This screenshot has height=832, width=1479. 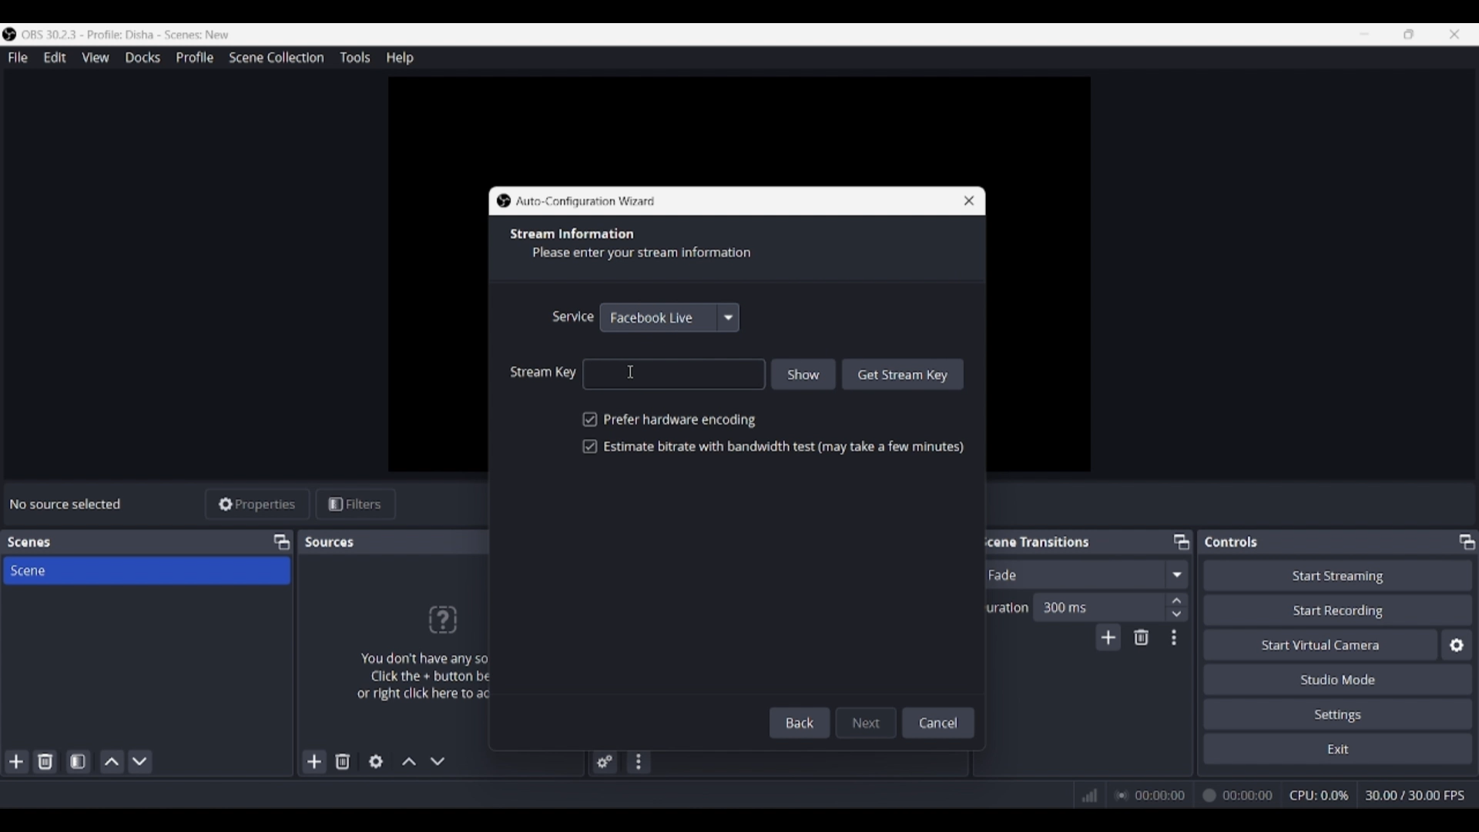 What do you see at coordinates (1098, 606) in the screenshot?
I see `Input duration` at bounding box center [1098, 606].